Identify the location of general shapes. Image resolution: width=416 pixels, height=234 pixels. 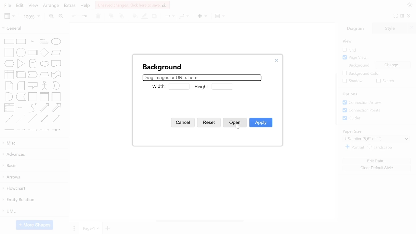
(56, 130).